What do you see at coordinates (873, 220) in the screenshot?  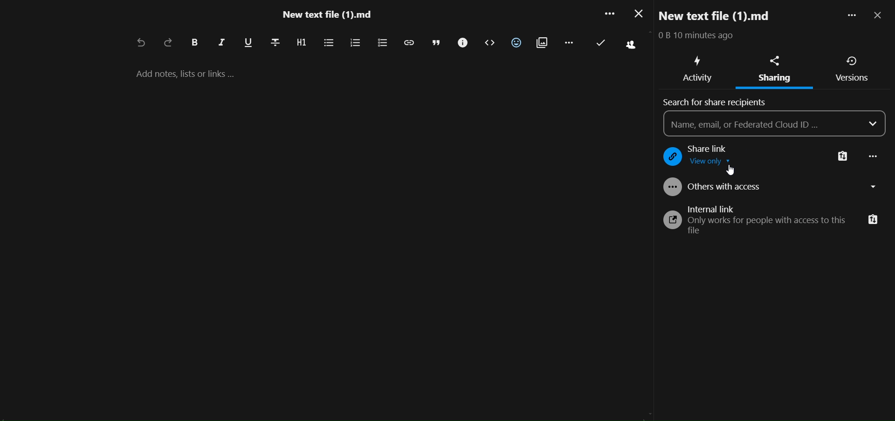 I see `copy link` at bounding box center [873, 220].